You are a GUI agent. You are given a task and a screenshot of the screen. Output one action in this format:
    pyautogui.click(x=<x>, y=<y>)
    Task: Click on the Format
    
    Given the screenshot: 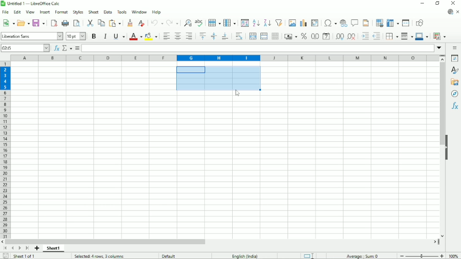 What is the action you would take?
    pyautogui.click(x=61, y=12)
    